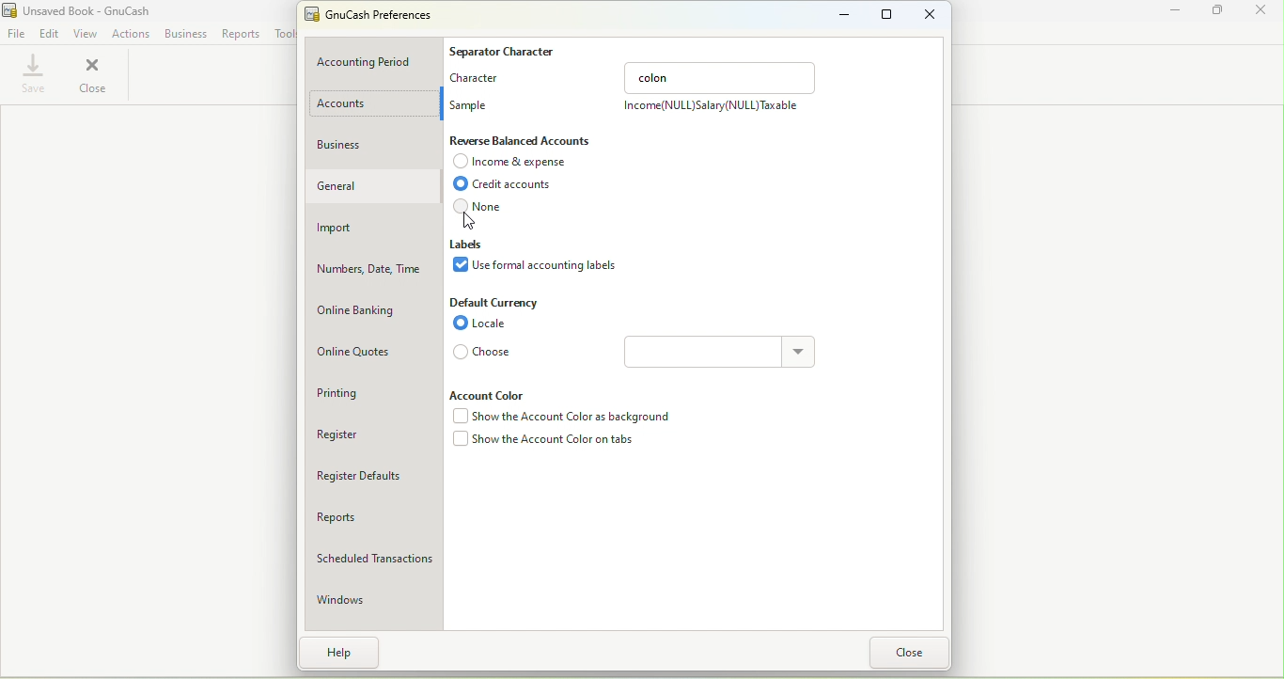 This screenshot has width=1284, height=679. I want to click on Account color, so click(487, 395).